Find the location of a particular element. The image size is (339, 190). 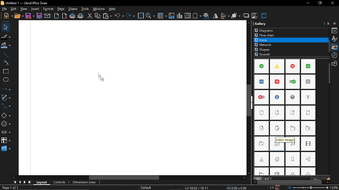

align is located at coordinates (225, 16).